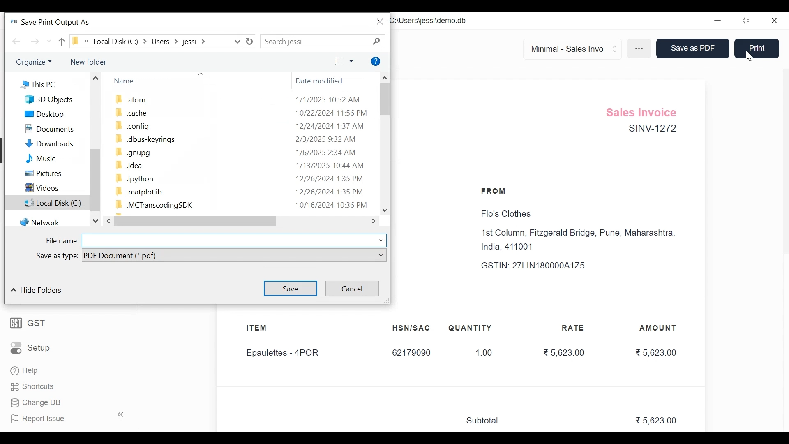  What do you see at coordinates (380, 22) in the screenshot?
I see `Close` at bounding box center [380, 22].